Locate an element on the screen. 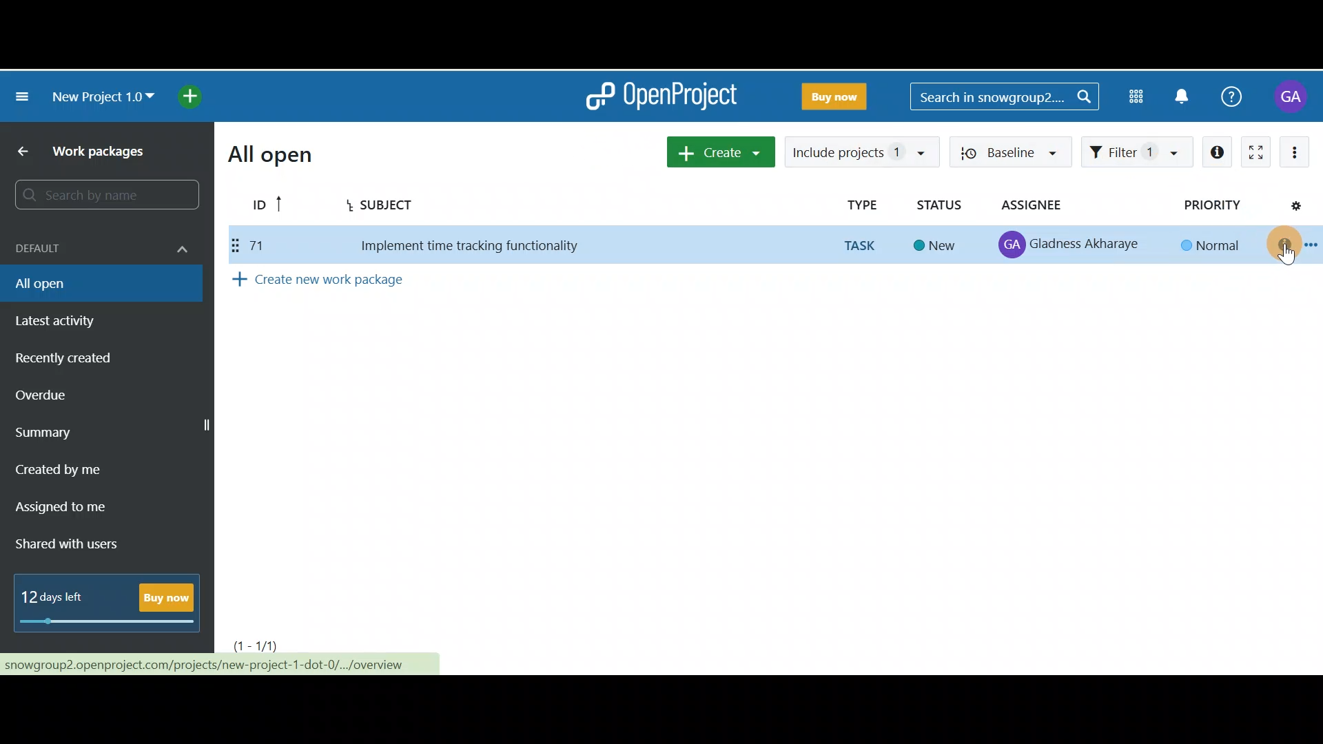 The image size is (1323, 744). All open is located at coordinates (269, 154).